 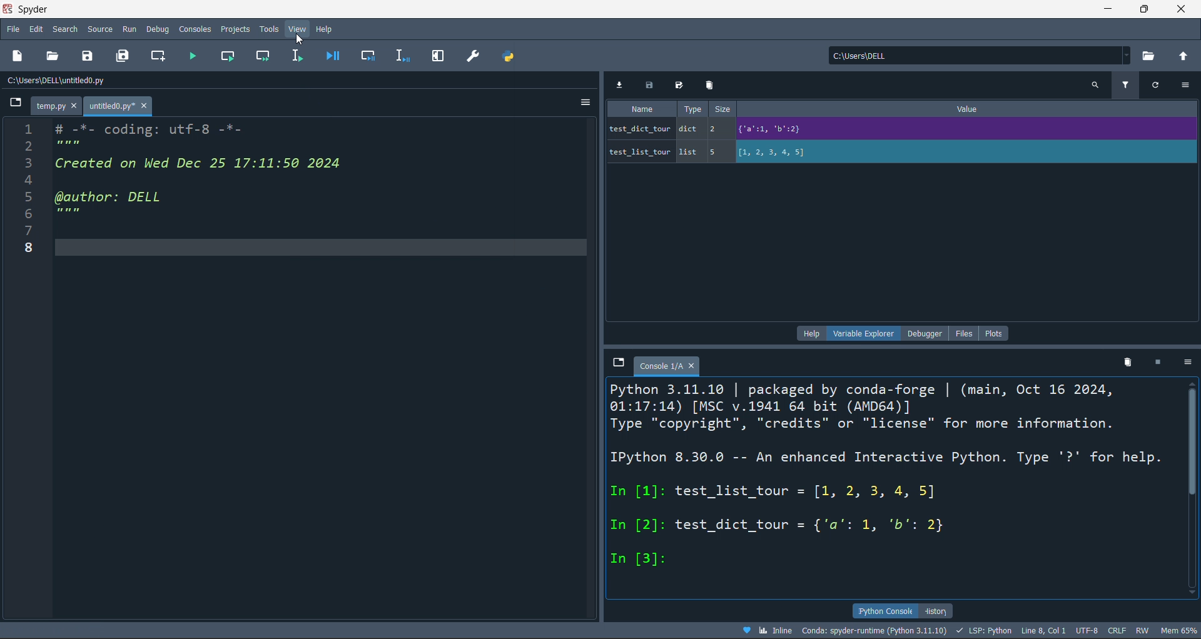 What do you see at coordinates (1126, 86) in the screenshot?
I see `filter` at bounding box center [1126, 86].